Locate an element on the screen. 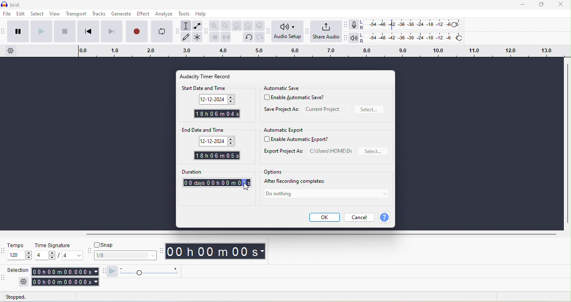 The image size is (571, 302). record/record new track is located at coordinates (136, 31).